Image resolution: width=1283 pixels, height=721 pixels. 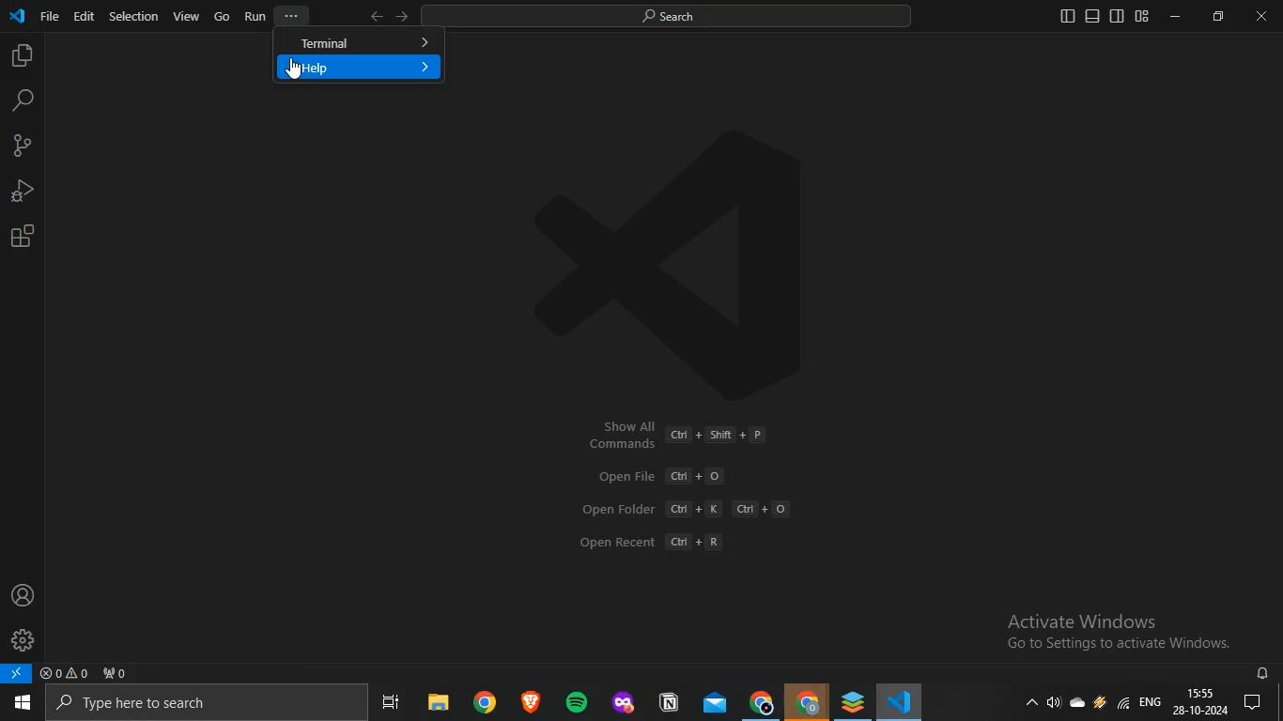 What do you see at coordinates (678, 17) in the screenshot?
I see `search` at bounding box center [678, 17].